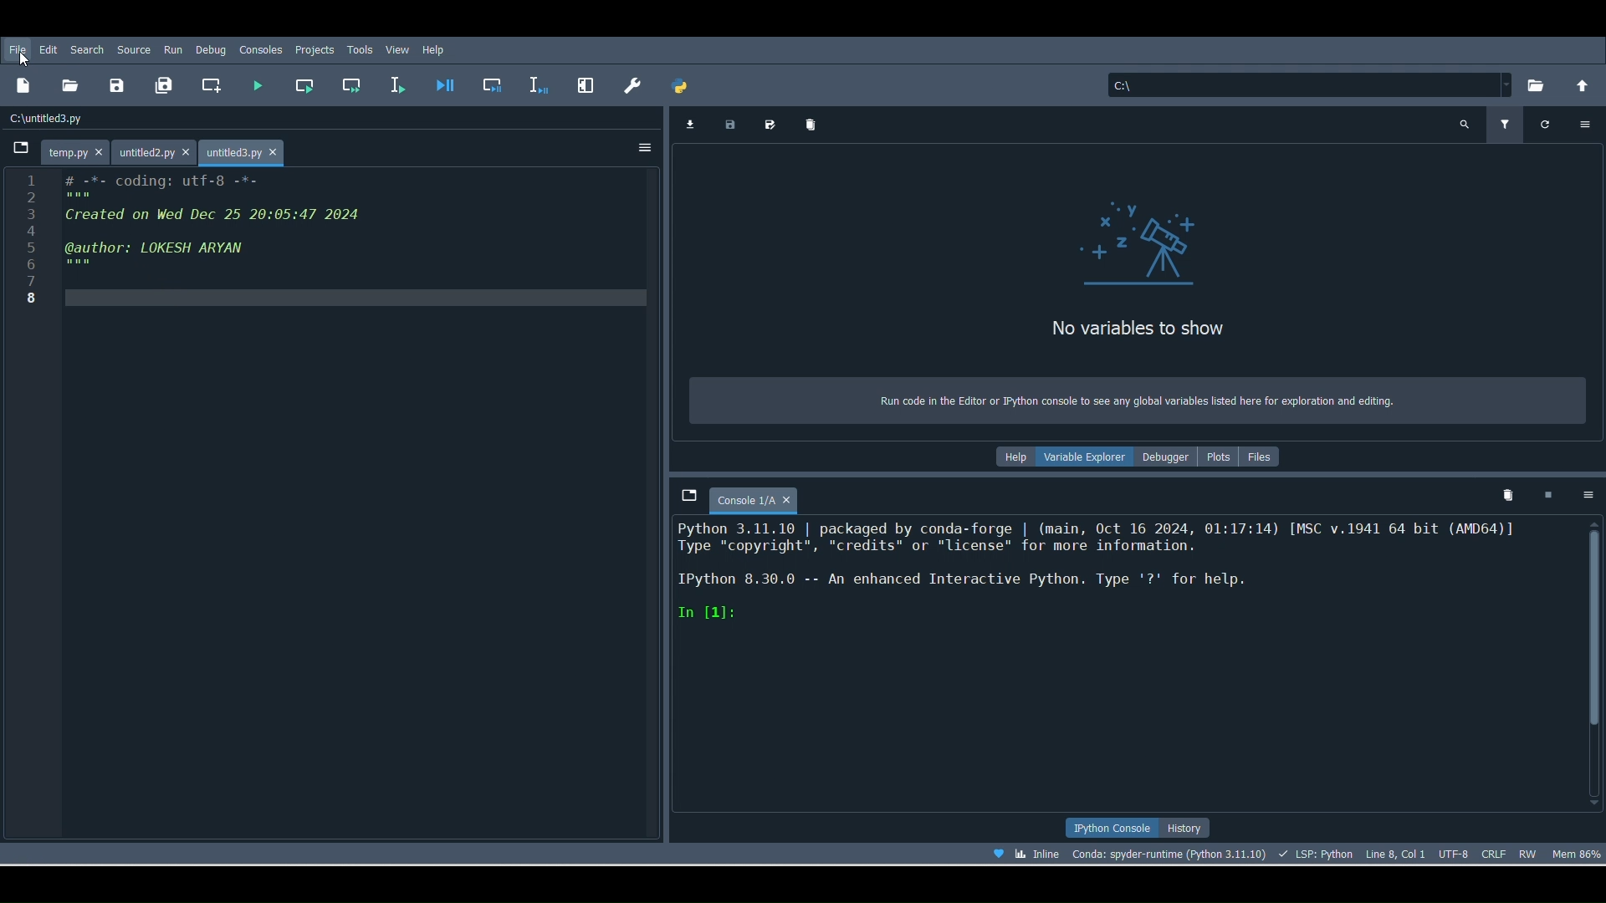 This screenshot has height=903, width=1606. What do you see at coordinates (72, 154) in the screenshot?
I see `temp.py` at bounding box center [72, 154].